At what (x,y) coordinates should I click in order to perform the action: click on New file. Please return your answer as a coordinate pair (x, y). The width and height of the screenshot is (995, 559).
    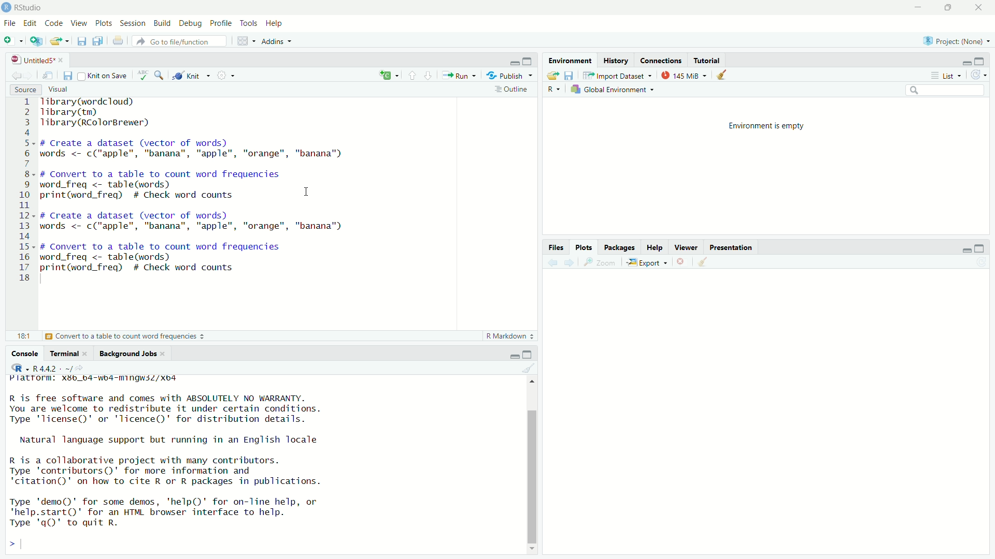
    Looking at the image, I should click on (13, 39).